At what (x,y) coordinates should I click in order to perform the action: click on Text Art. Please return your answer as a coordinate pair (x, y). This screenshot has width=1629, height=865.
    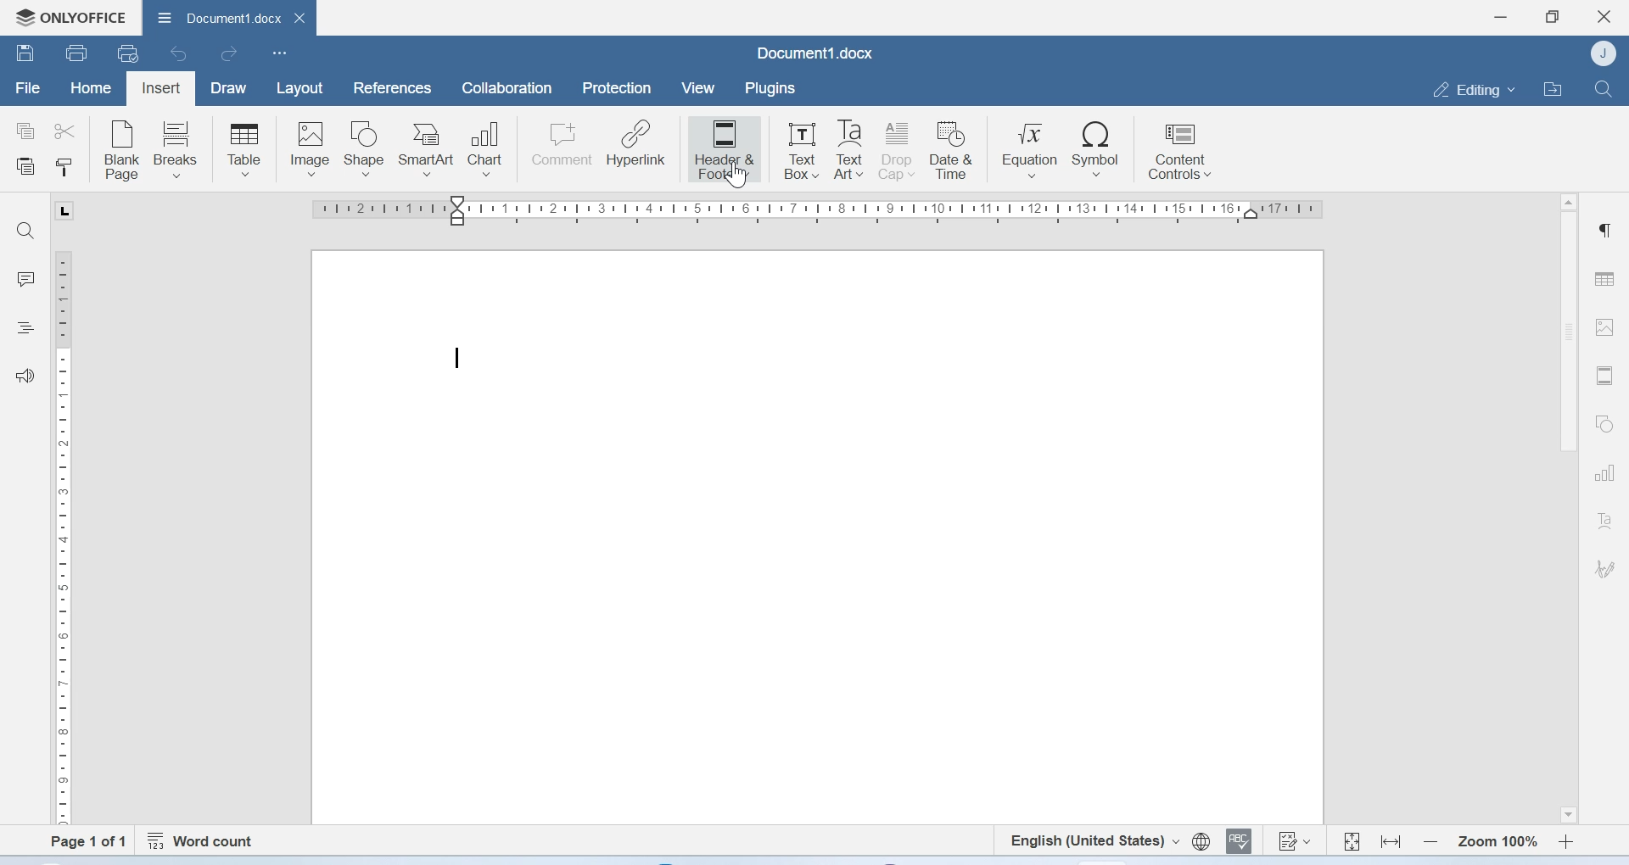
    Looking at the image, I should click on (849, 151).